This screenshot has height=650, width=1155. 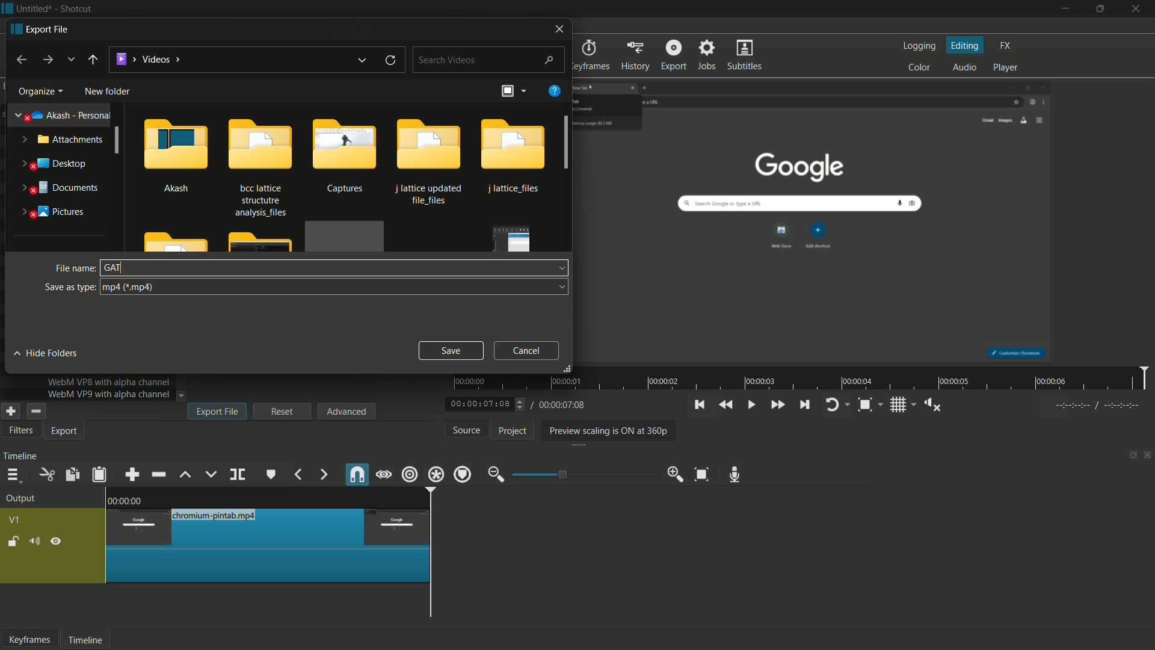 What do you see at coordinates (38, 92) in the screenshot?
I see `organize` at bounding box center [38, 92].